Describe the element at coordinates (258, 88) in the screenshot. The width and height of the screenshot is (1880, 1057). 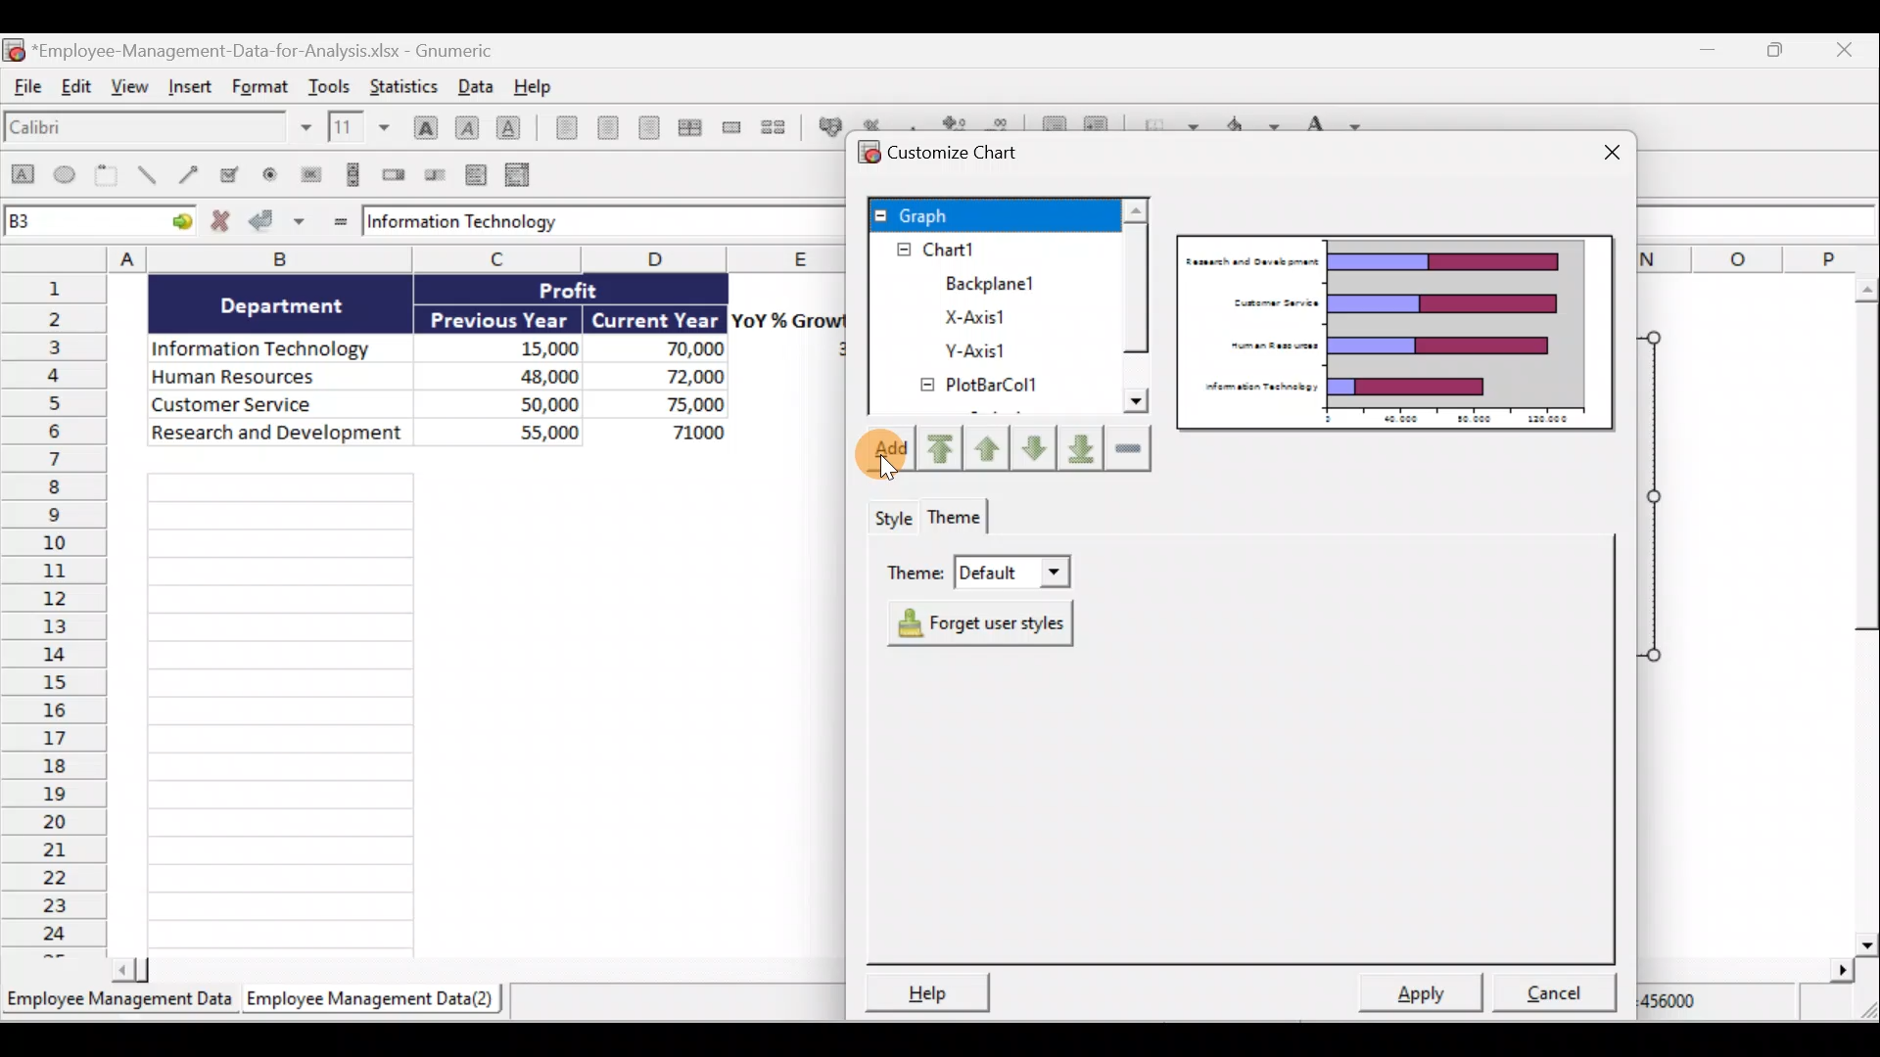
I see `Format` at that location.